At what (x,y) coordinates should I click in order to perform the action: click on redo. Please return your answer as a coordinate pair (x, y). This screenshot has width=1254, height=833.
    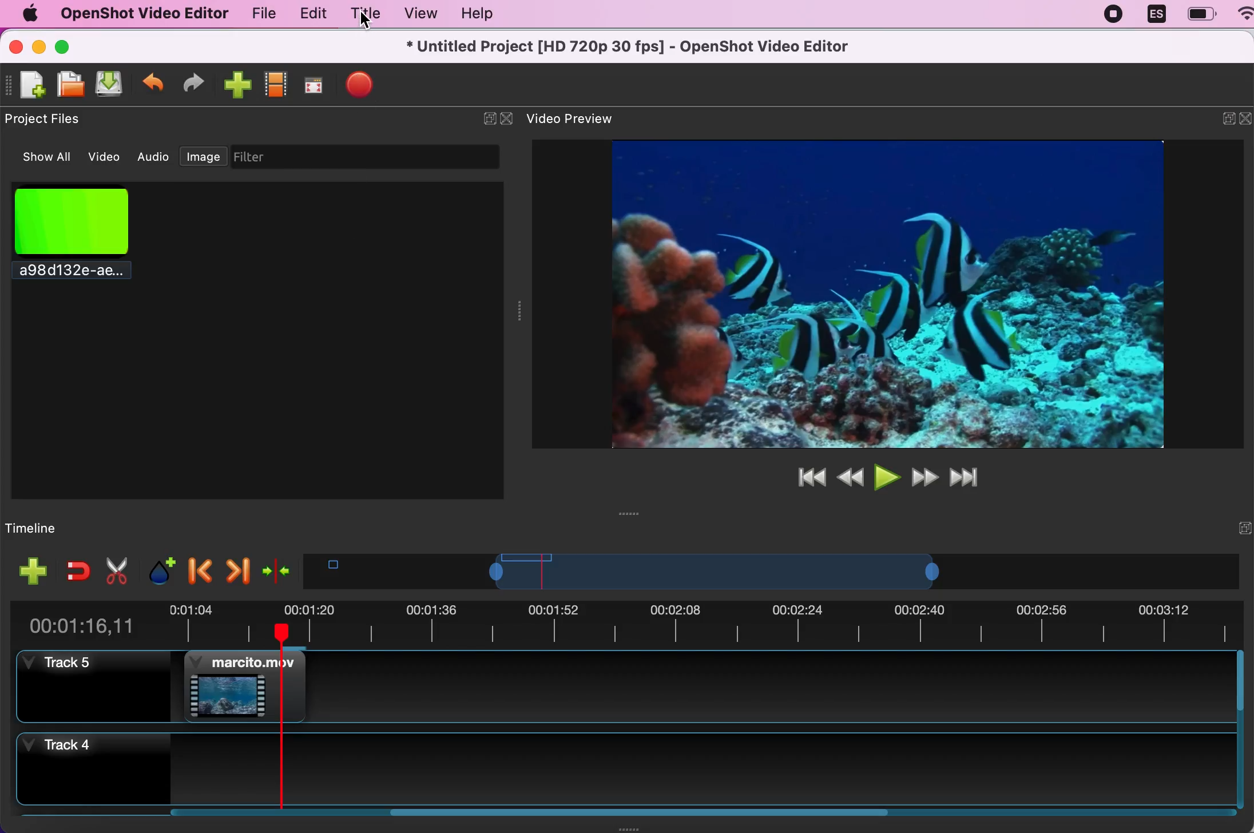
    Looking at the image, I should click on (199, 82).